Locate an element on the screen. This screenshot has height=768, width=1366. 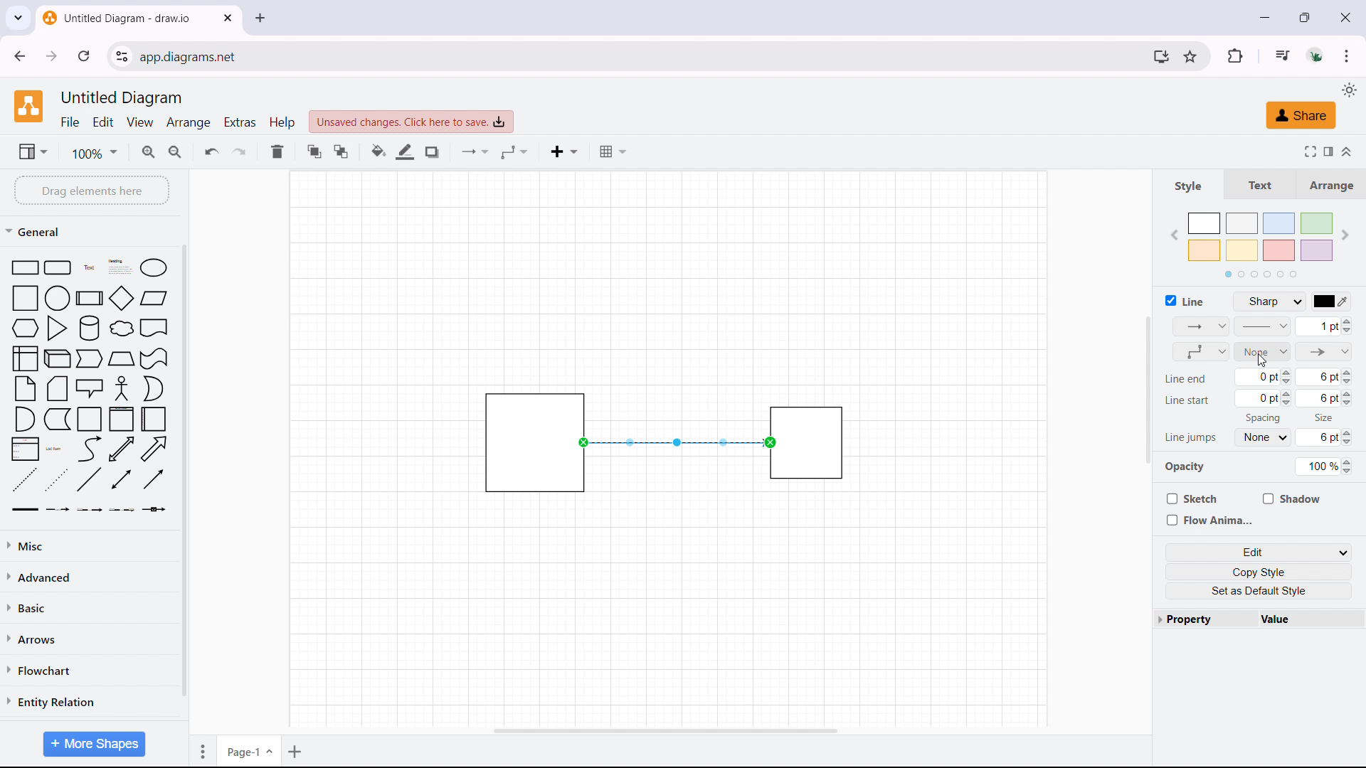
line color is located at coordinates (1332, 301).